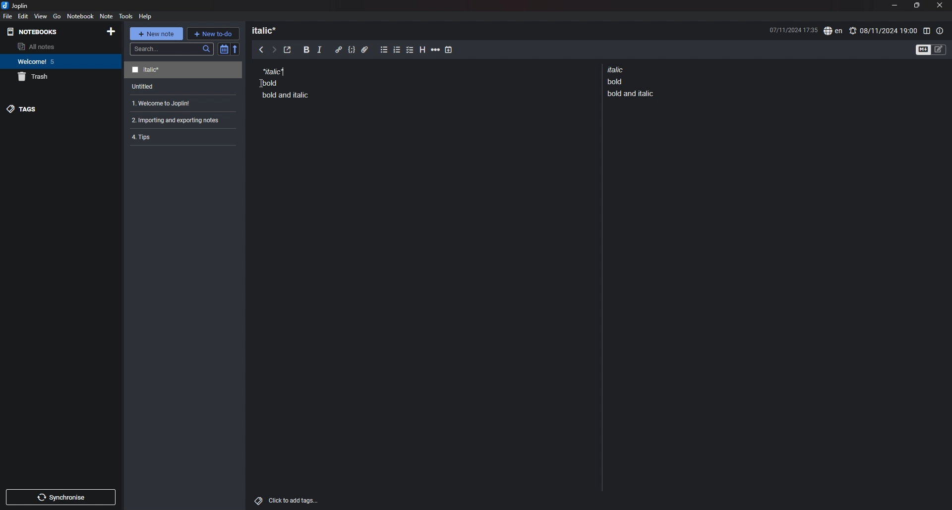 The height and width of the screenshot is (510, 952). I want to click on note, so click(179, 136).